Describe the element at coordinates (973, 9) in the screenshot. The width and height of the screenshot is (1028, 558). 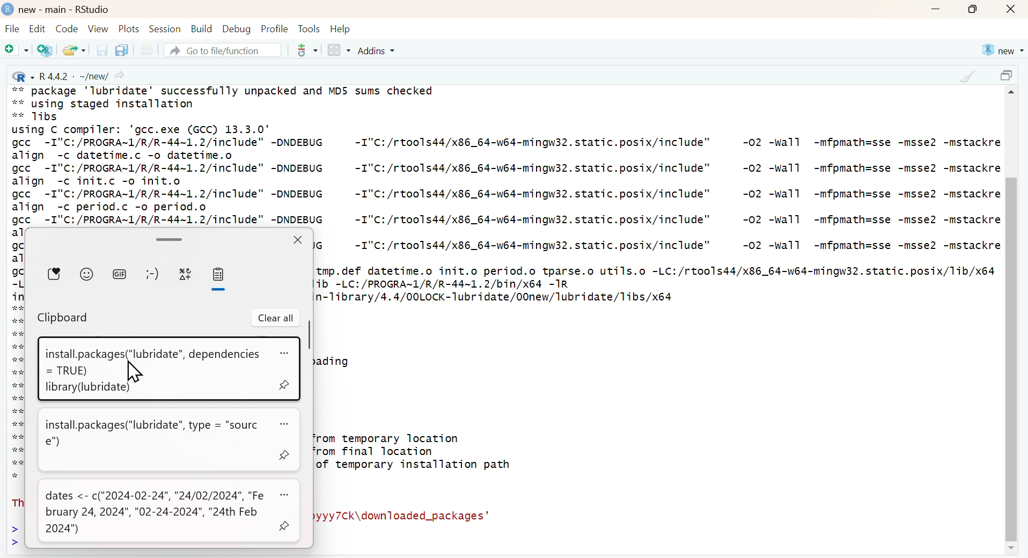
I see `maximize` at that location.